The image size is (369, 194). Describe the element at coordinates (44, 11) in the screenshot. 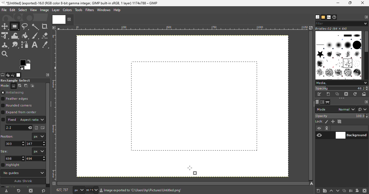

I see `Image` at that location.